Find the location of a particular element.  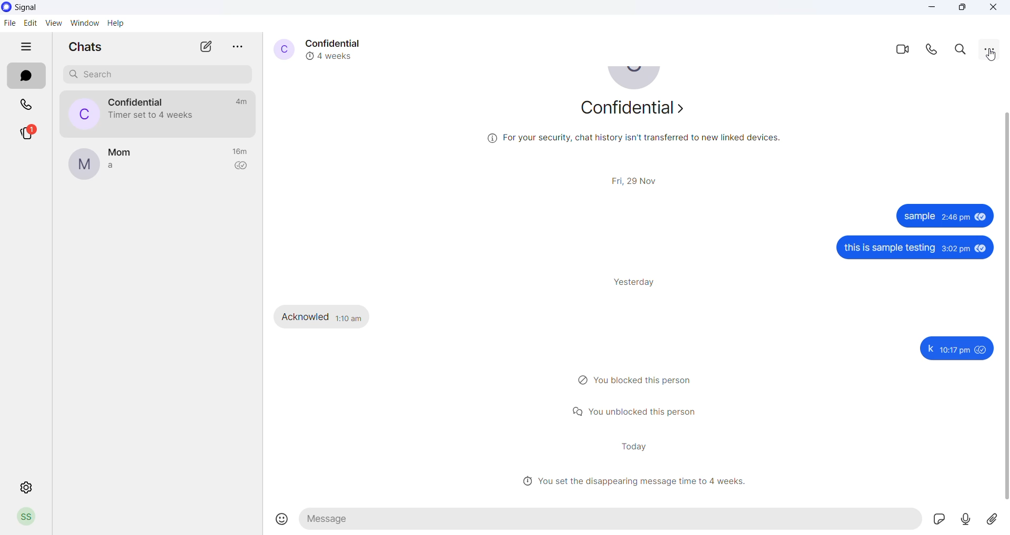

window is located at coordinates (86, 24).